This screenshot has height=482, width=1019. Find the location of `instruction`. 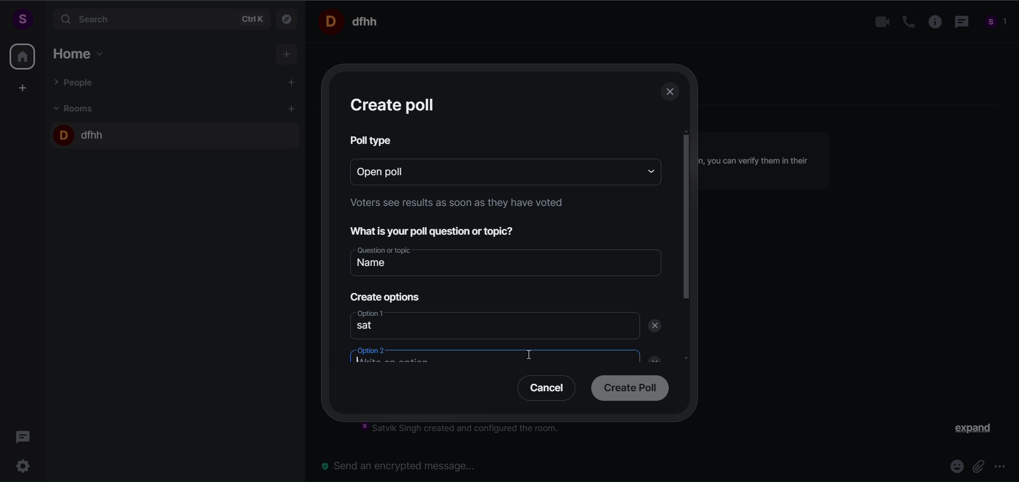

instruction is located at coordinates (468, 430).